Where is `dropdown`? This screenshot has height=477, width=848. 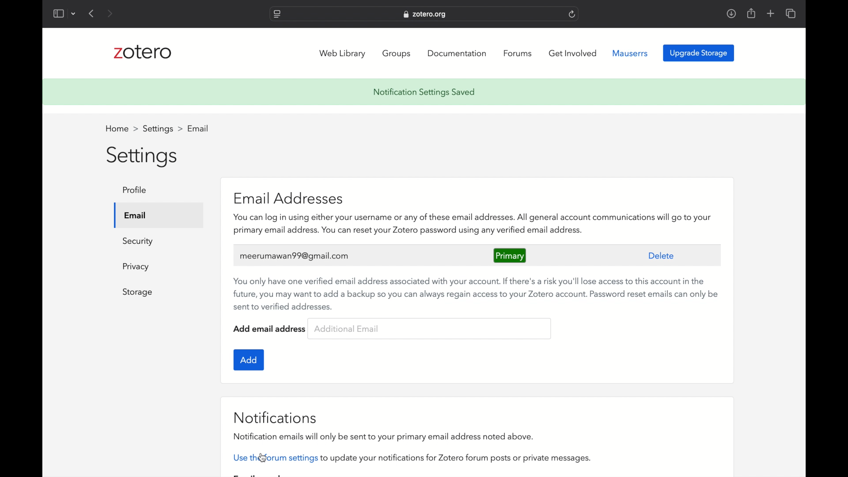
dropdown is located at coordinates (73, 15).